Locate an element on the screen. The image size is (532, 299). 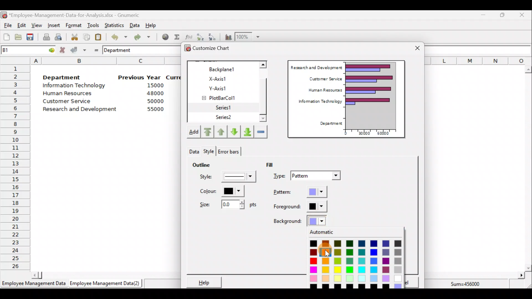
Department is located at coordinates (121, 50).